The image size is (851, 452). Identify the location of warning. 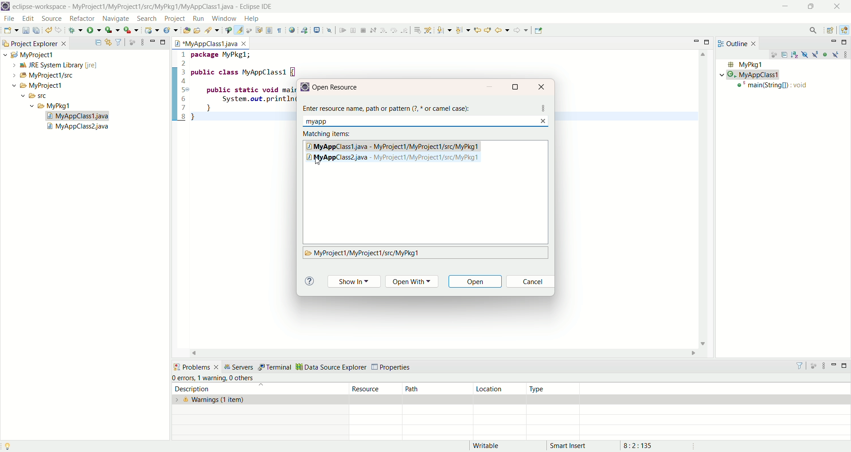
(211, 377).